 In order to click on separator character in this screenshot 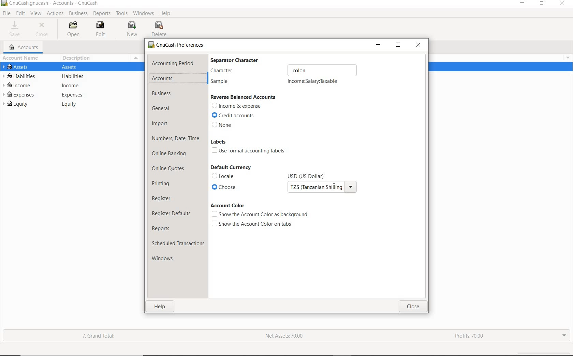, I will do `click(239, 60)`.